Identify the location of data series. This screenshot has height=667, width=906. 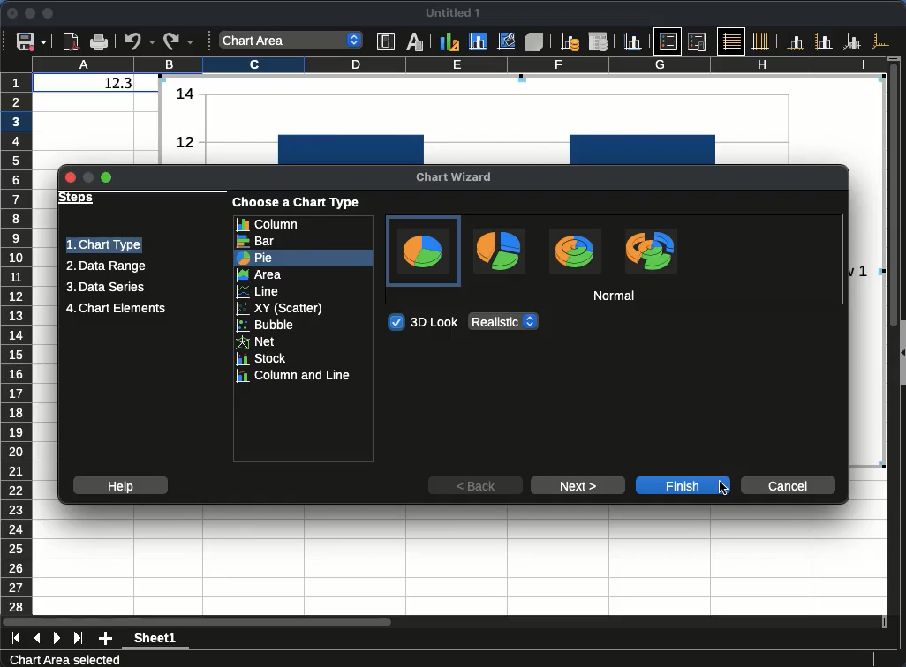
(105, 288).